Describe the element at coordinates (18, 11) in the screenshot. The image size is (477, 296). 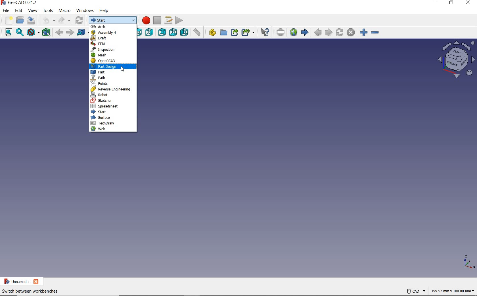
I see `EDIT` at that location.